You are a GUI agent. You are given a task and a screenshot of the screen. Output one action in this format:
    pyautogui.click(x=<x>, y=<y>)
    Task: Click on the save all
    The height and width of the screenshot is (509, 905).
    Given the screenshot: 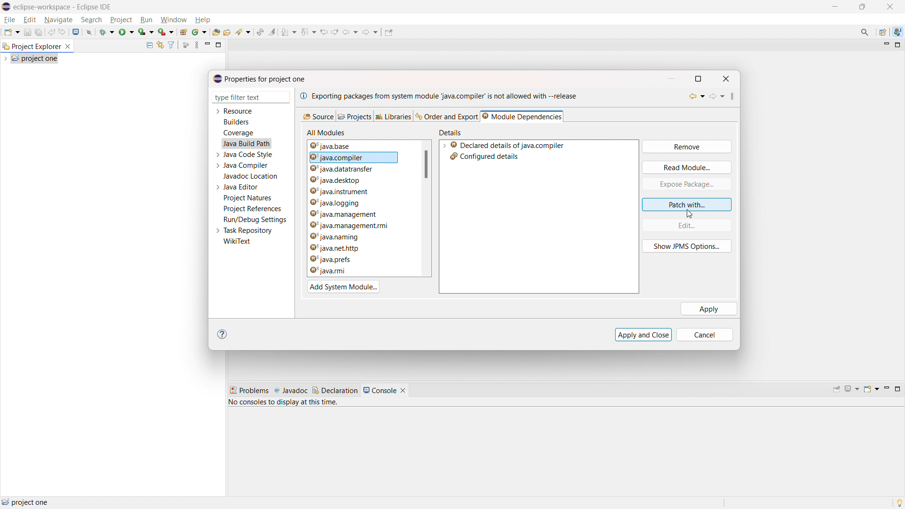 What is the action you would take?
    pyautogui.click(x=39, y=33)
    